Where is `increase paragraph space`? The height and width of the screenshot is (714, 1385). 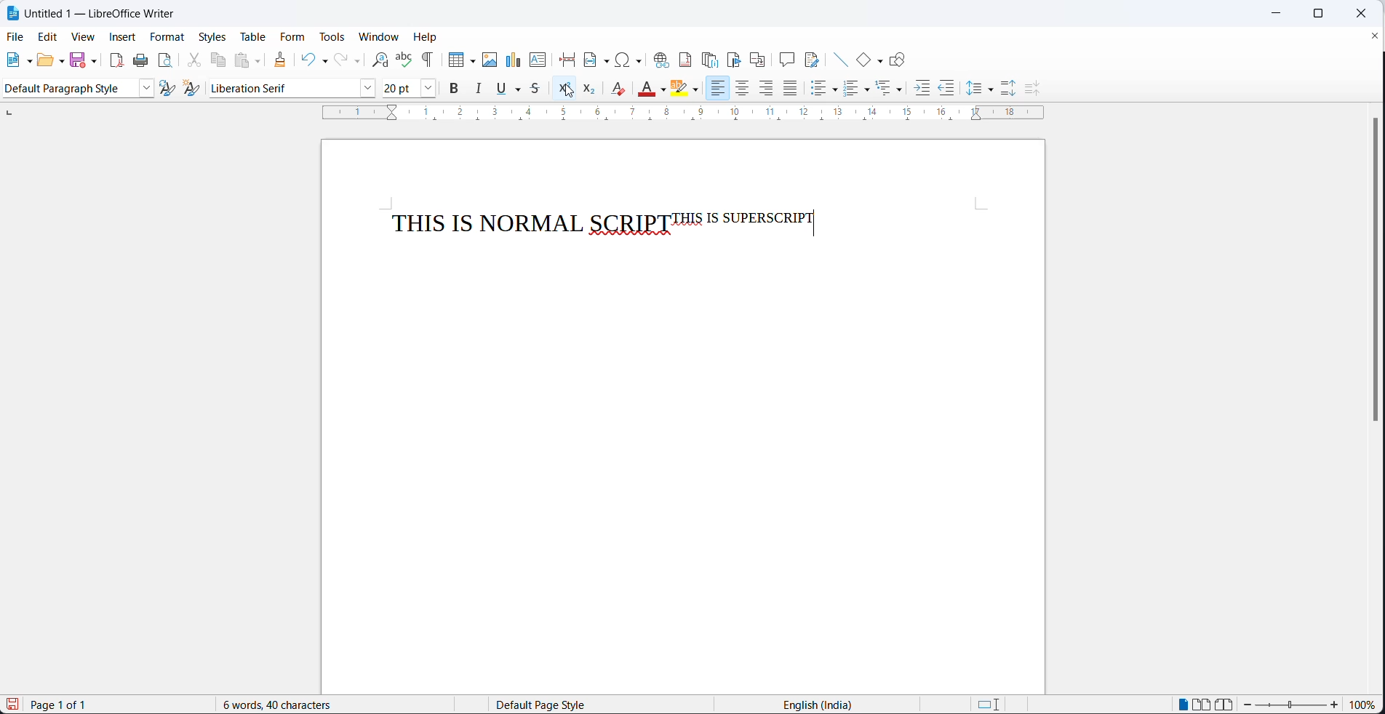 increase paragraph space is located at coordinates (1008, 88).